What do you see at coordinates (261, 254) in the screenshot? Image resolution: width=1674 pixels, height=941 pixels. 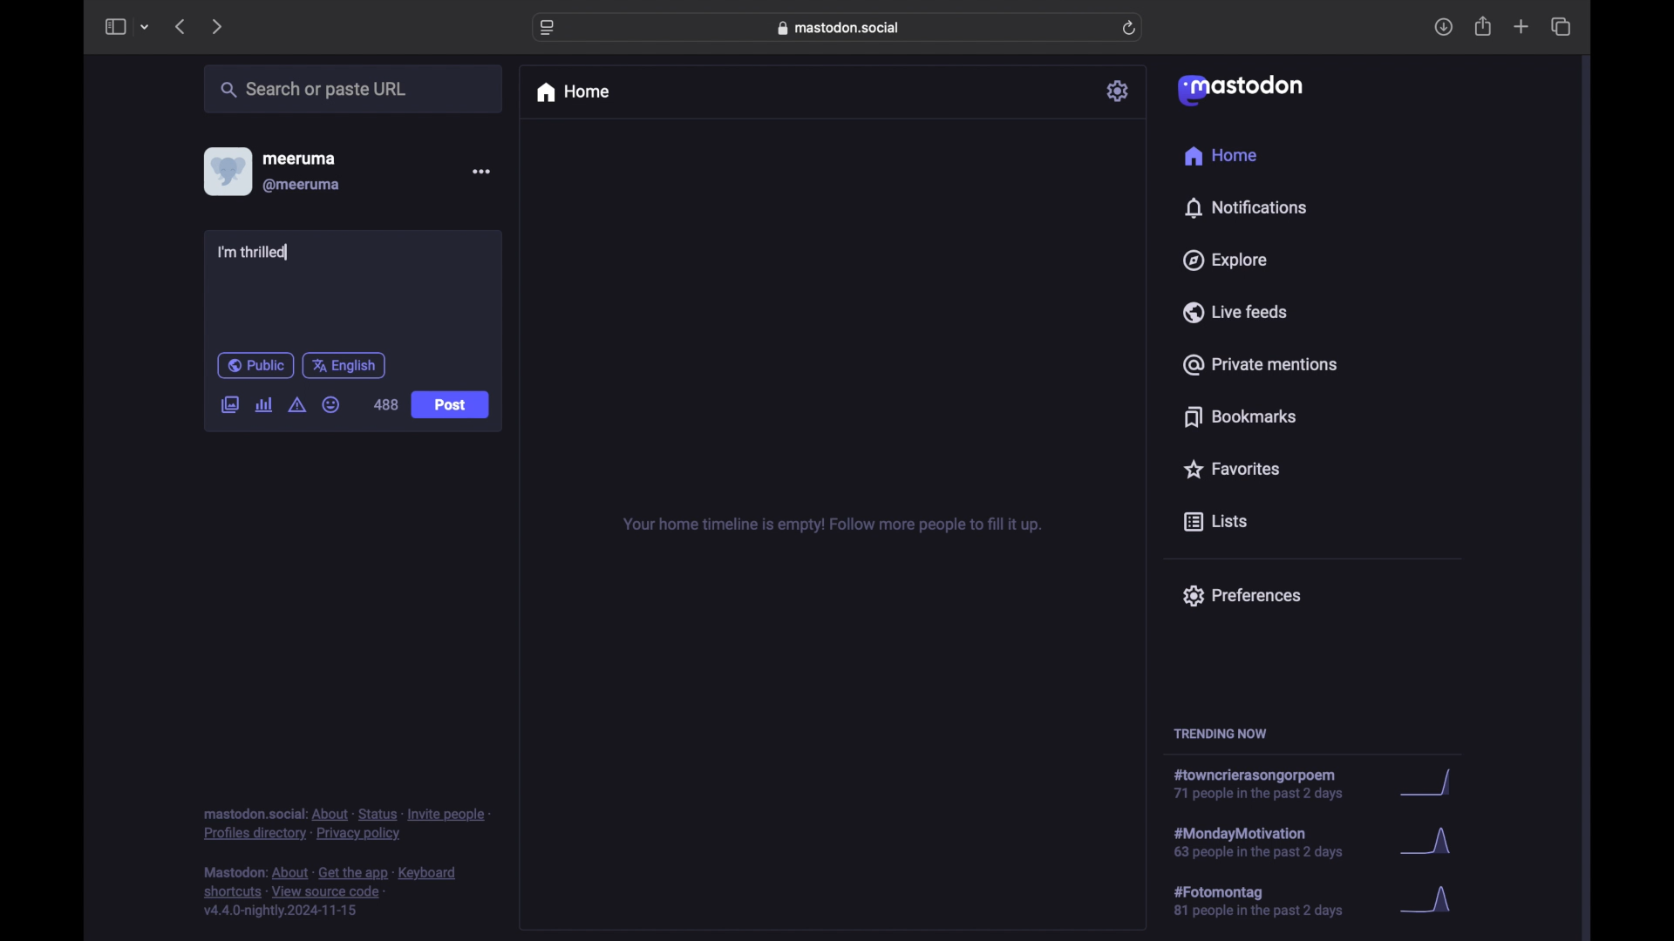 I see `I'm thrilled` at bounding box center [261, 254].